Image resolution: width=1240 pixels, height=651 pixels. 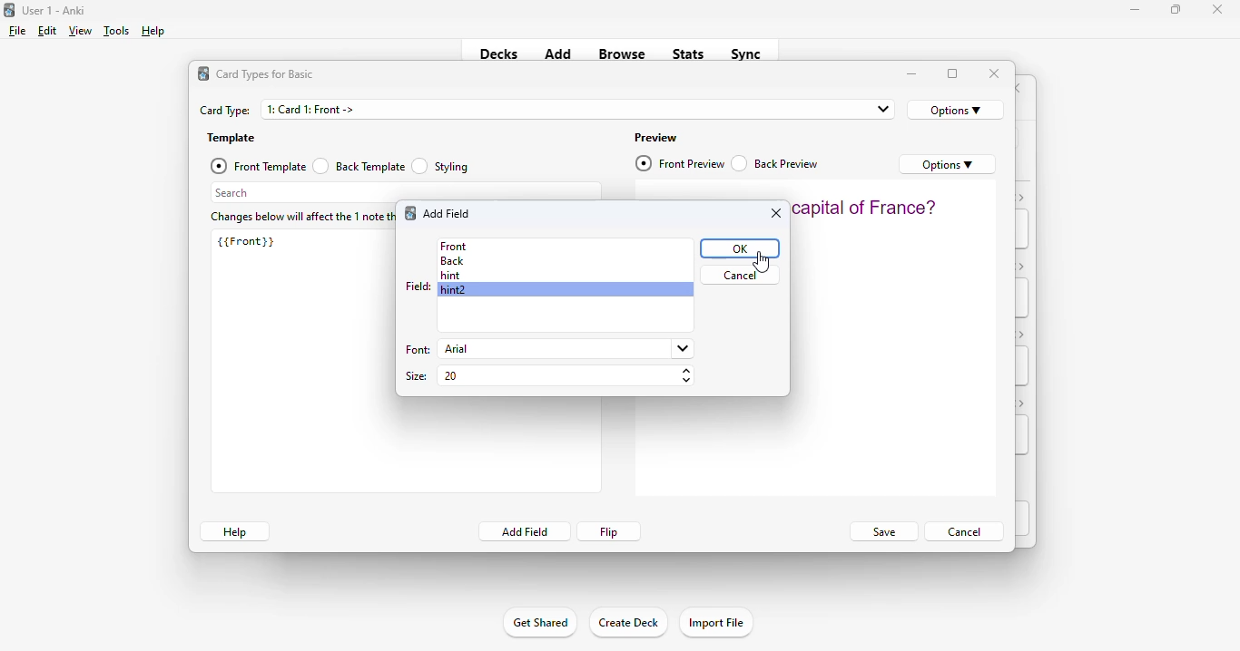 What do you see at coordinates (956, 110) in the screenshot?
I see `options` at bounding box center [956, 110].